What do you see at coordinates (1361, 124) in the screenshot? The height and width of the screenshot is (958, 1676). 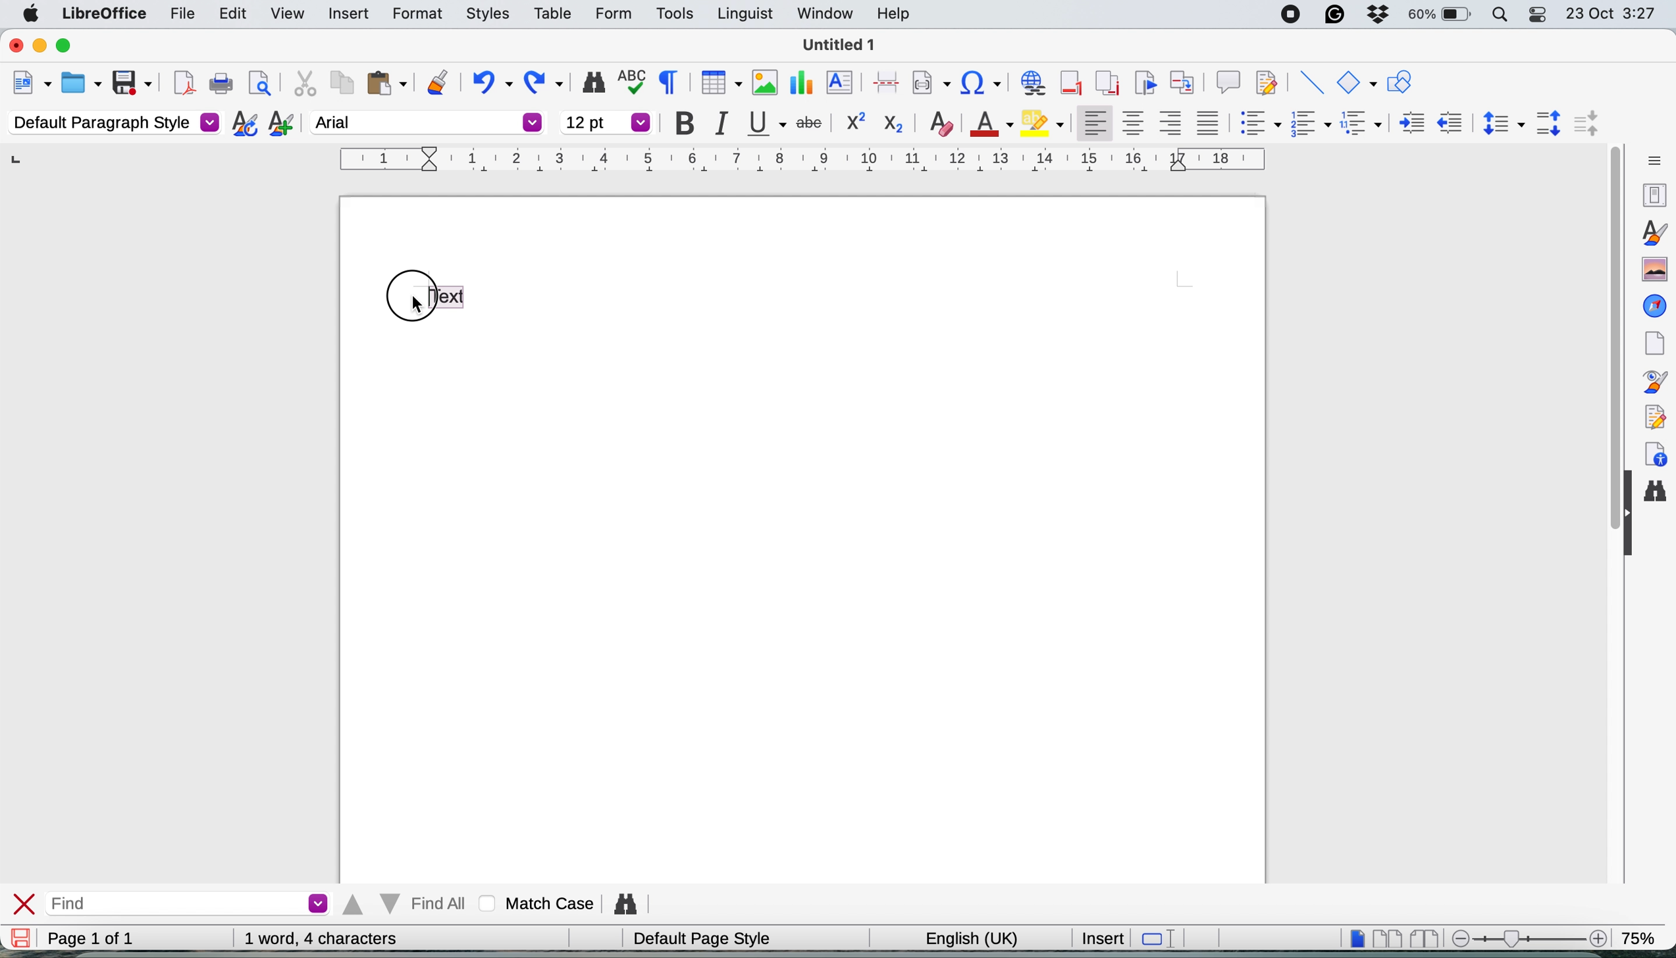 I see `select outline format` at bounding box center [1361, 124].